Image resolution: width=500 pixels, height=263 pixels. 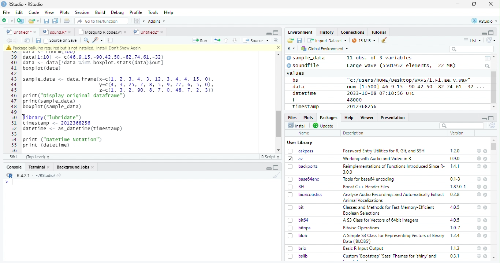 What do you see at coordinates (279, 123) in the screenshot?
I see `scroll bar` at bounding box center [279, 123].